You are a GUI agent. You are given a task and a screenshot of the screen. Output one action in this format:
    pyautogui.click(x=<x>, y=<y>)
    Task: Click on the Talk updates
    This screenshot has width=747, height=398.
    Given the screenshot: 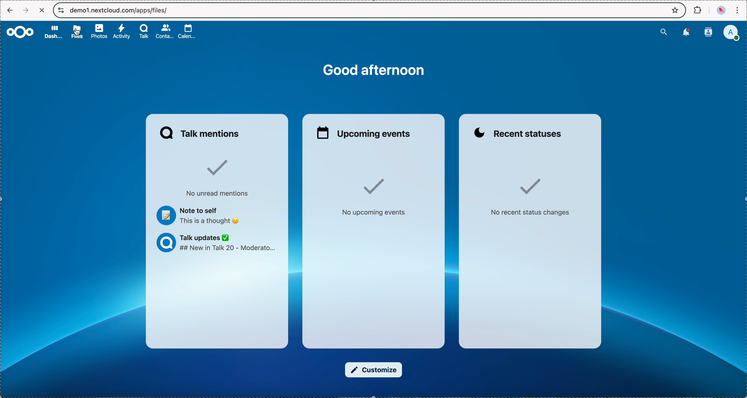 What is the action you would take?
    pyautogui.click(x=221, y=245)
    